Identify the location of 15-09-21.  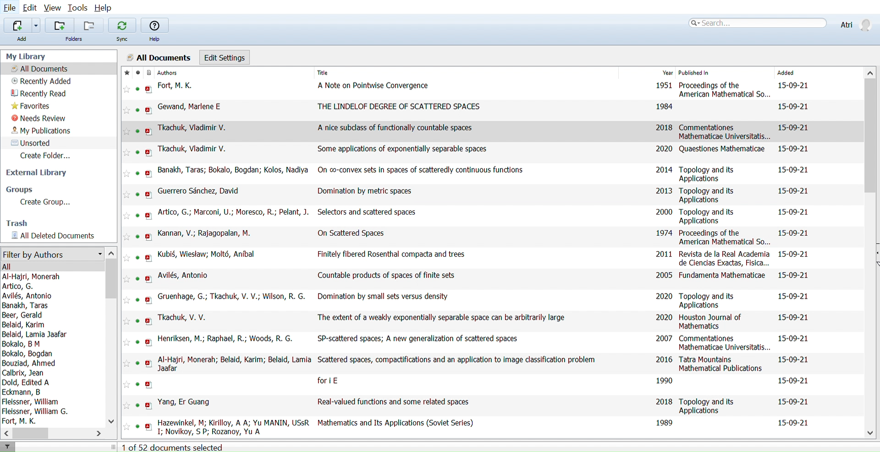
(793, 402).